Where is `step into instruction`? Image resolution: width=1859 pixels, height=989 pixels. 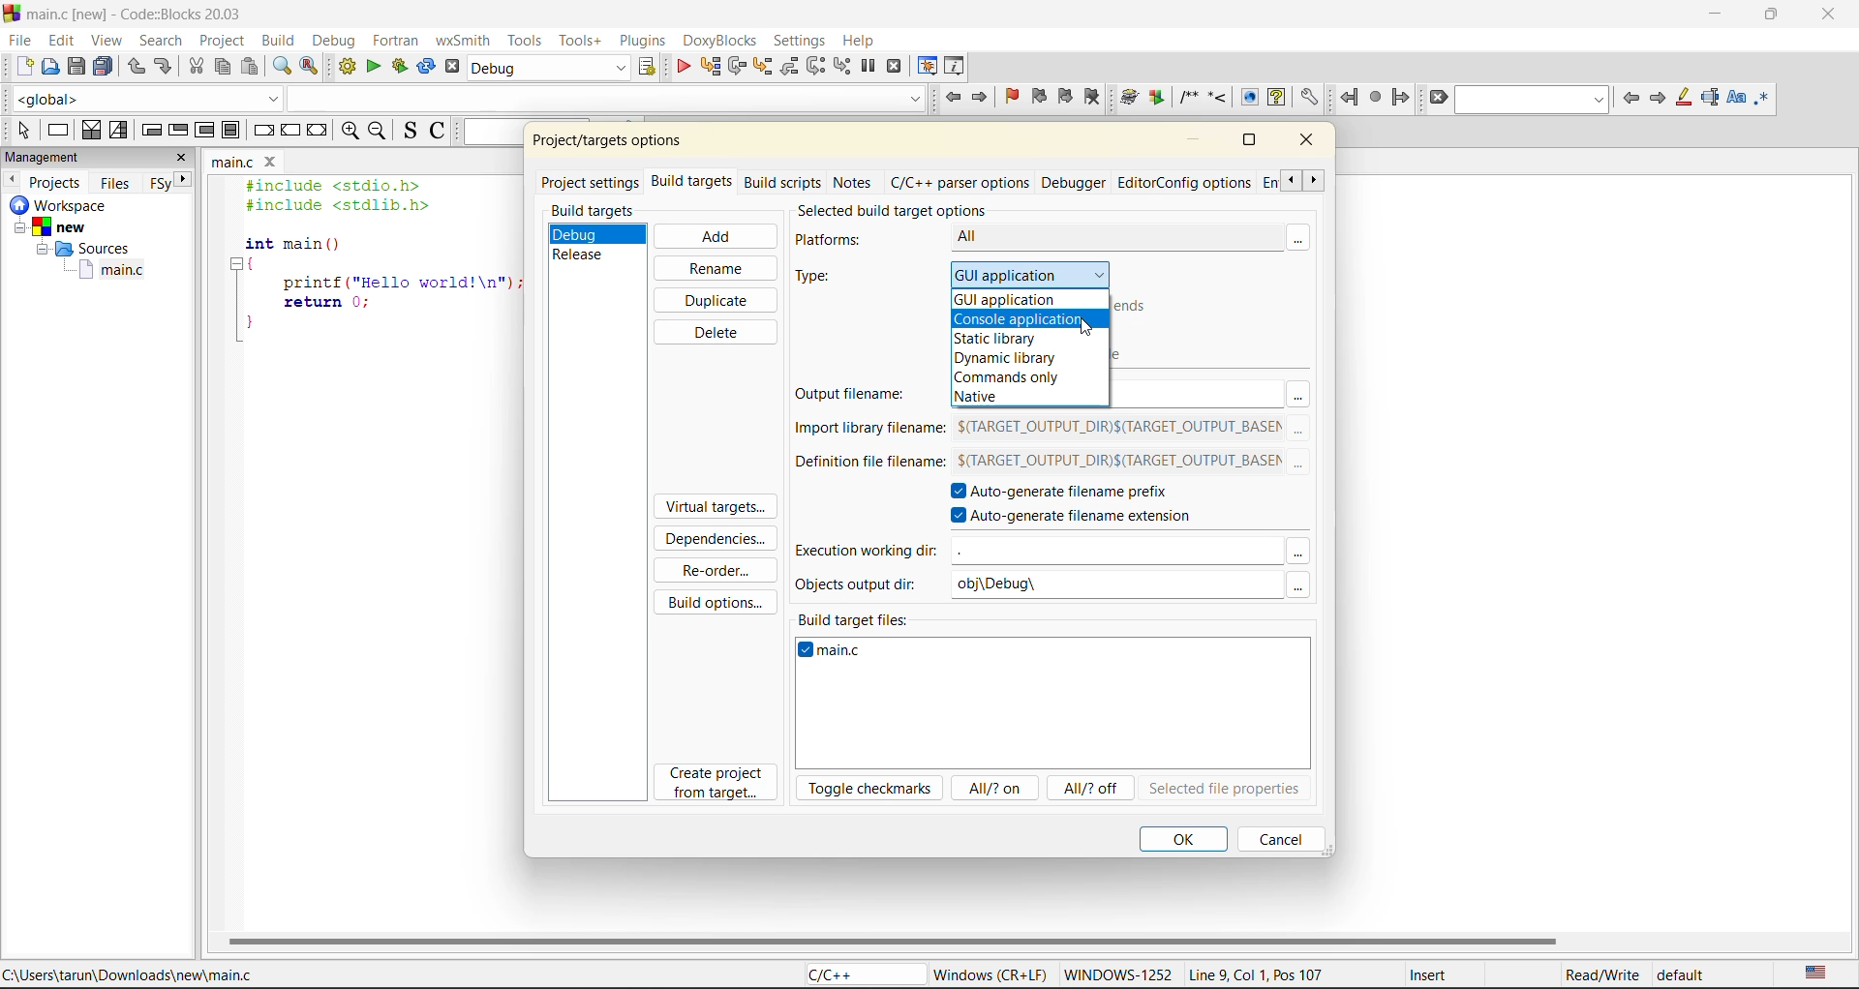
step into instruction is located at coordinates (842, 66).